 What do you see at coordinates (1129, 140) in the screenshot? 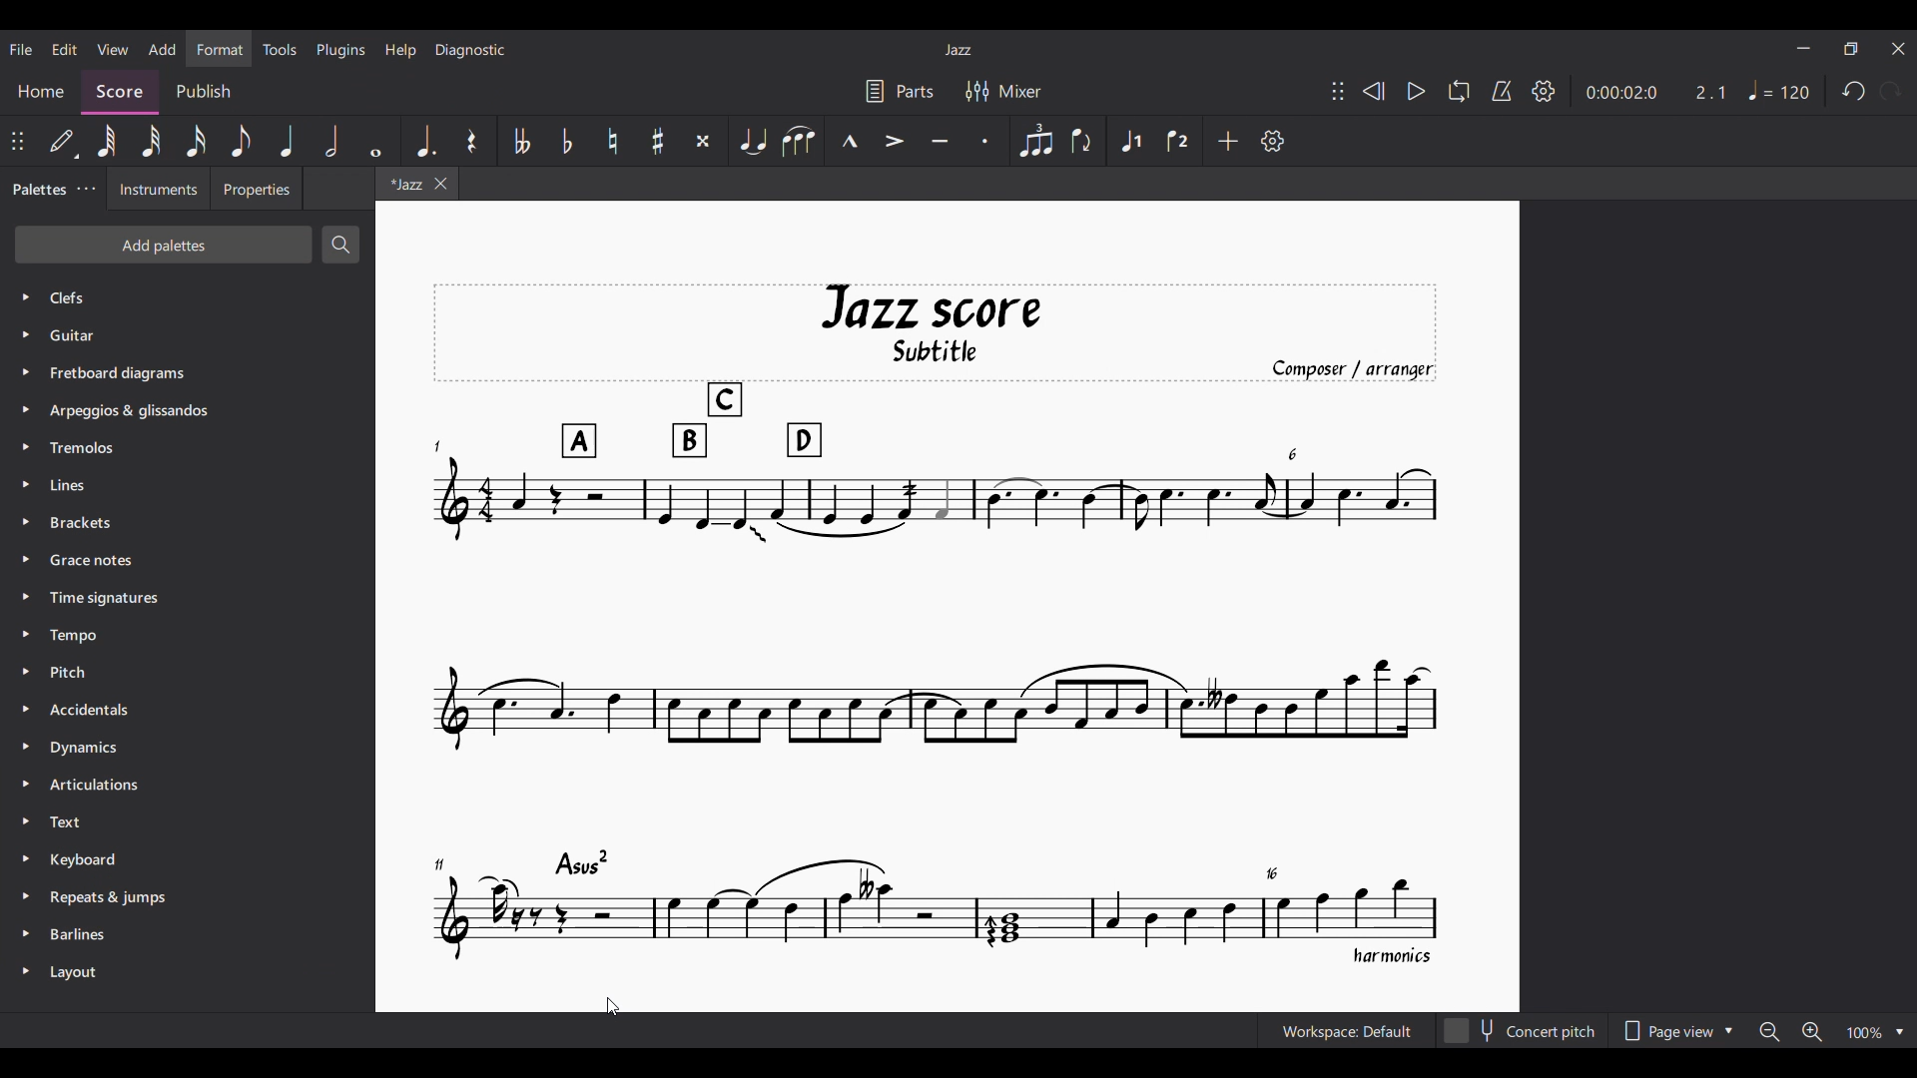
I see `Voice 1` at bounding box center [1129, 140].